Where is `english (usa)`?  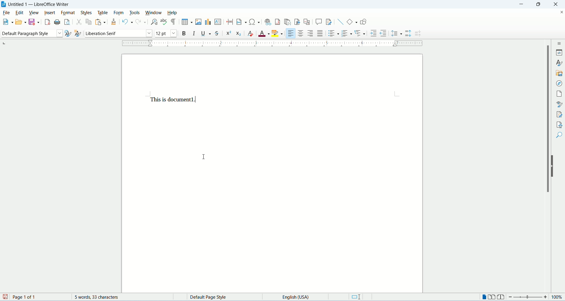 english (usa) is located at coordinates (298, 297).